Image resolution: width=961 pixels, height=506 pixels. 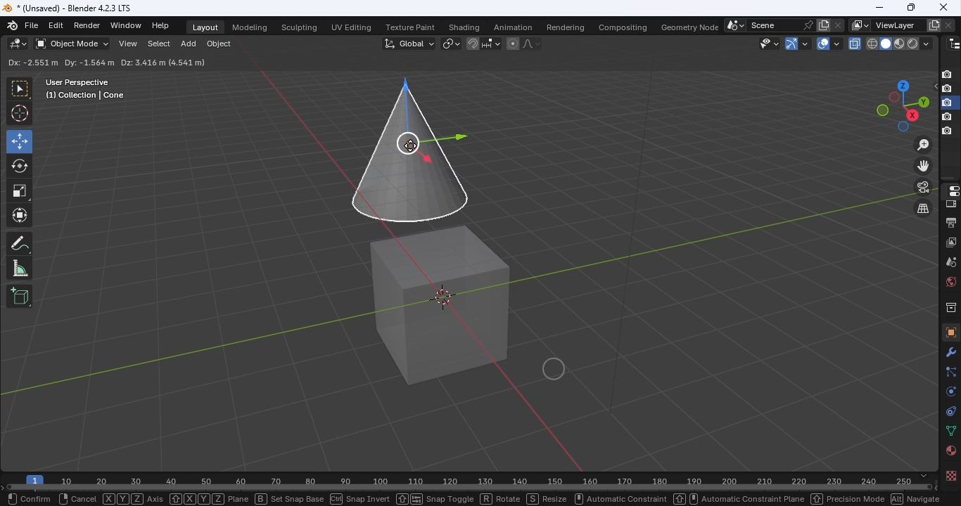 I want to click on UV editing, so click(x=354, y=25).